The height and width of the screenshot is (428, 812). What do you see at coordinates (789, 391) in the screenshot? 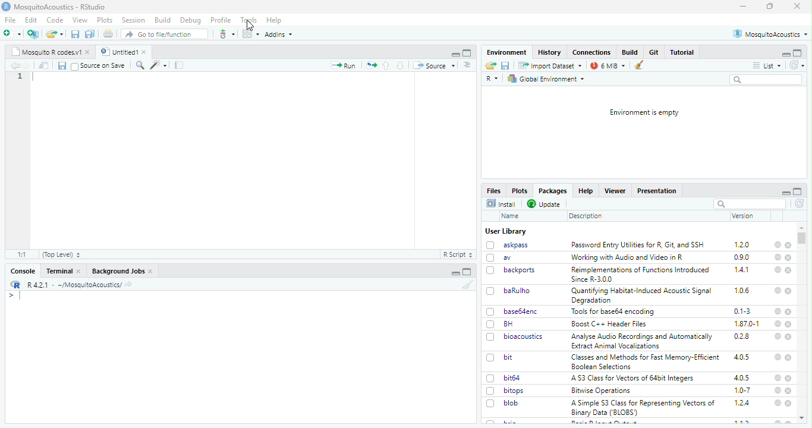
I see `close` at bounding box center [789, 391].